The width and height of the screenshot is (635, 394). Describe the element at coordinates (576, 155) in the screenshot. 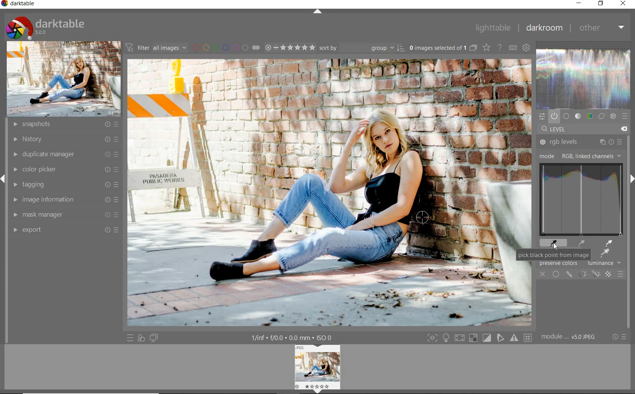

I see `mode: RGB, LINKED CHANNELS` at that location.